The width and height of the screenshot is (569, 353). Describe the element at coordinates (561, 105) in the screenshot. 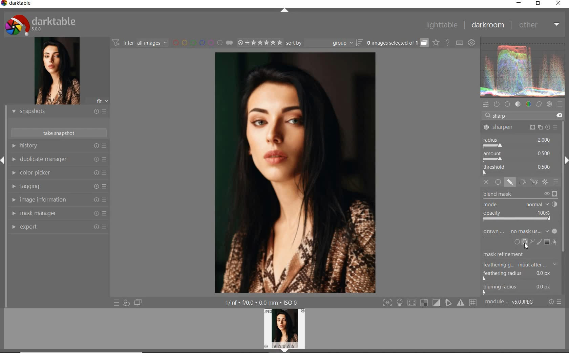

I see `presets` at that location.